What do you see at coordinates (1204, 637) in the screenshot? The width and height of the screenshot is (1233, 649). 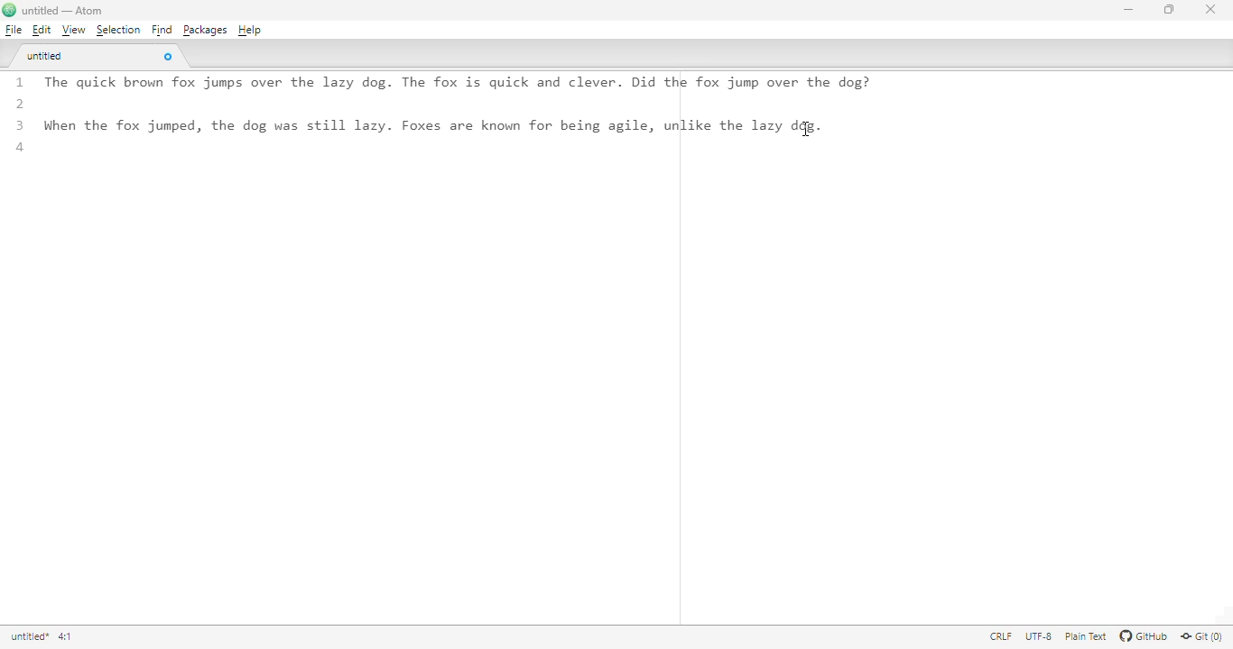 I see `git(0)` at bounding box center [1204, 637].